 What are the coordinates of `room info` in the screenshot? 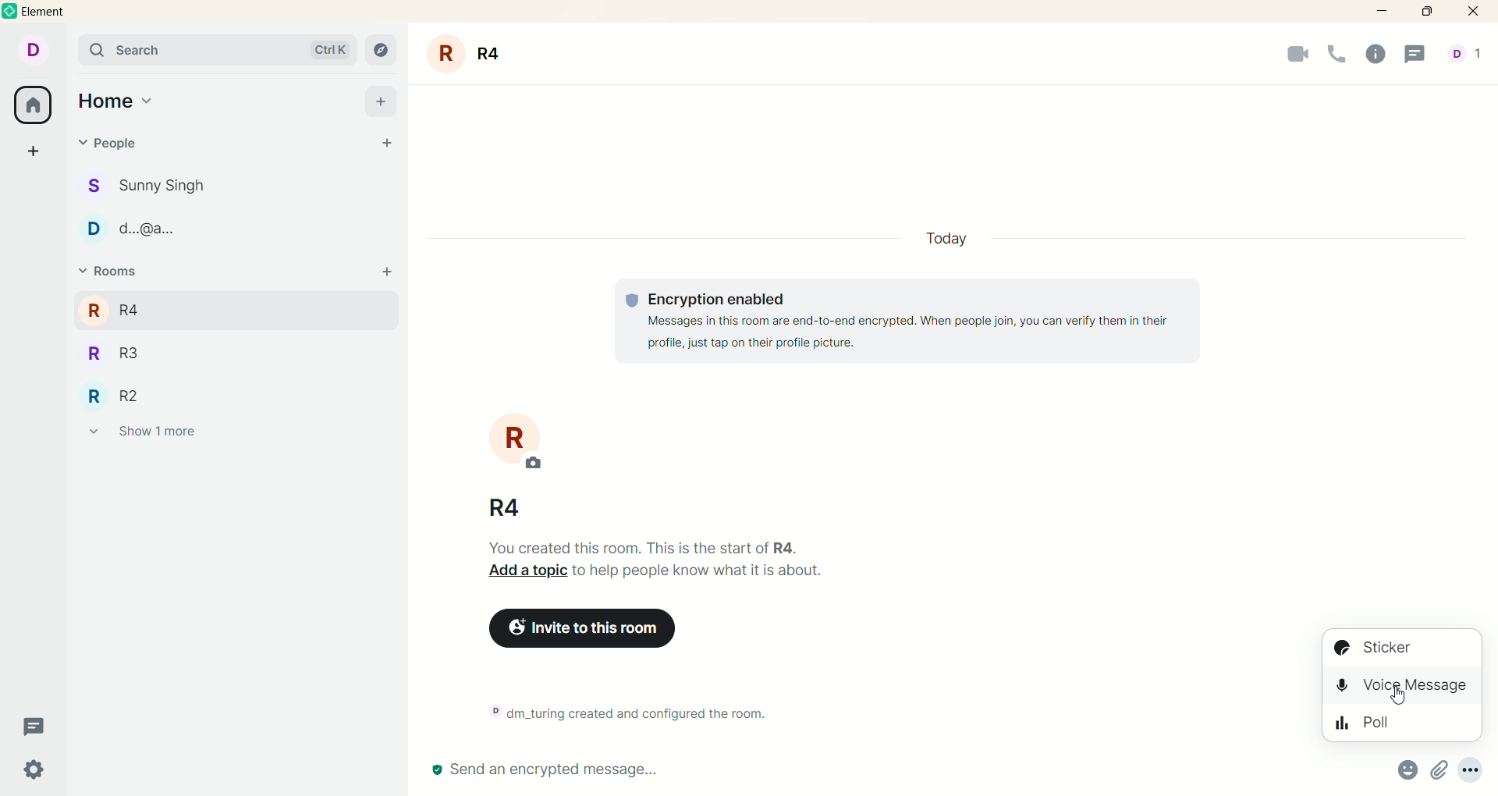 It's located at (1379, 55).